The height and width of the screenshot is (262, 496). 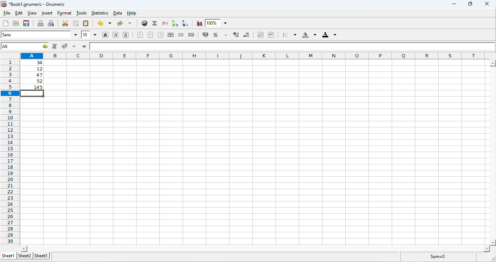 I want to click on row numbers, so click(x=10, y=152).